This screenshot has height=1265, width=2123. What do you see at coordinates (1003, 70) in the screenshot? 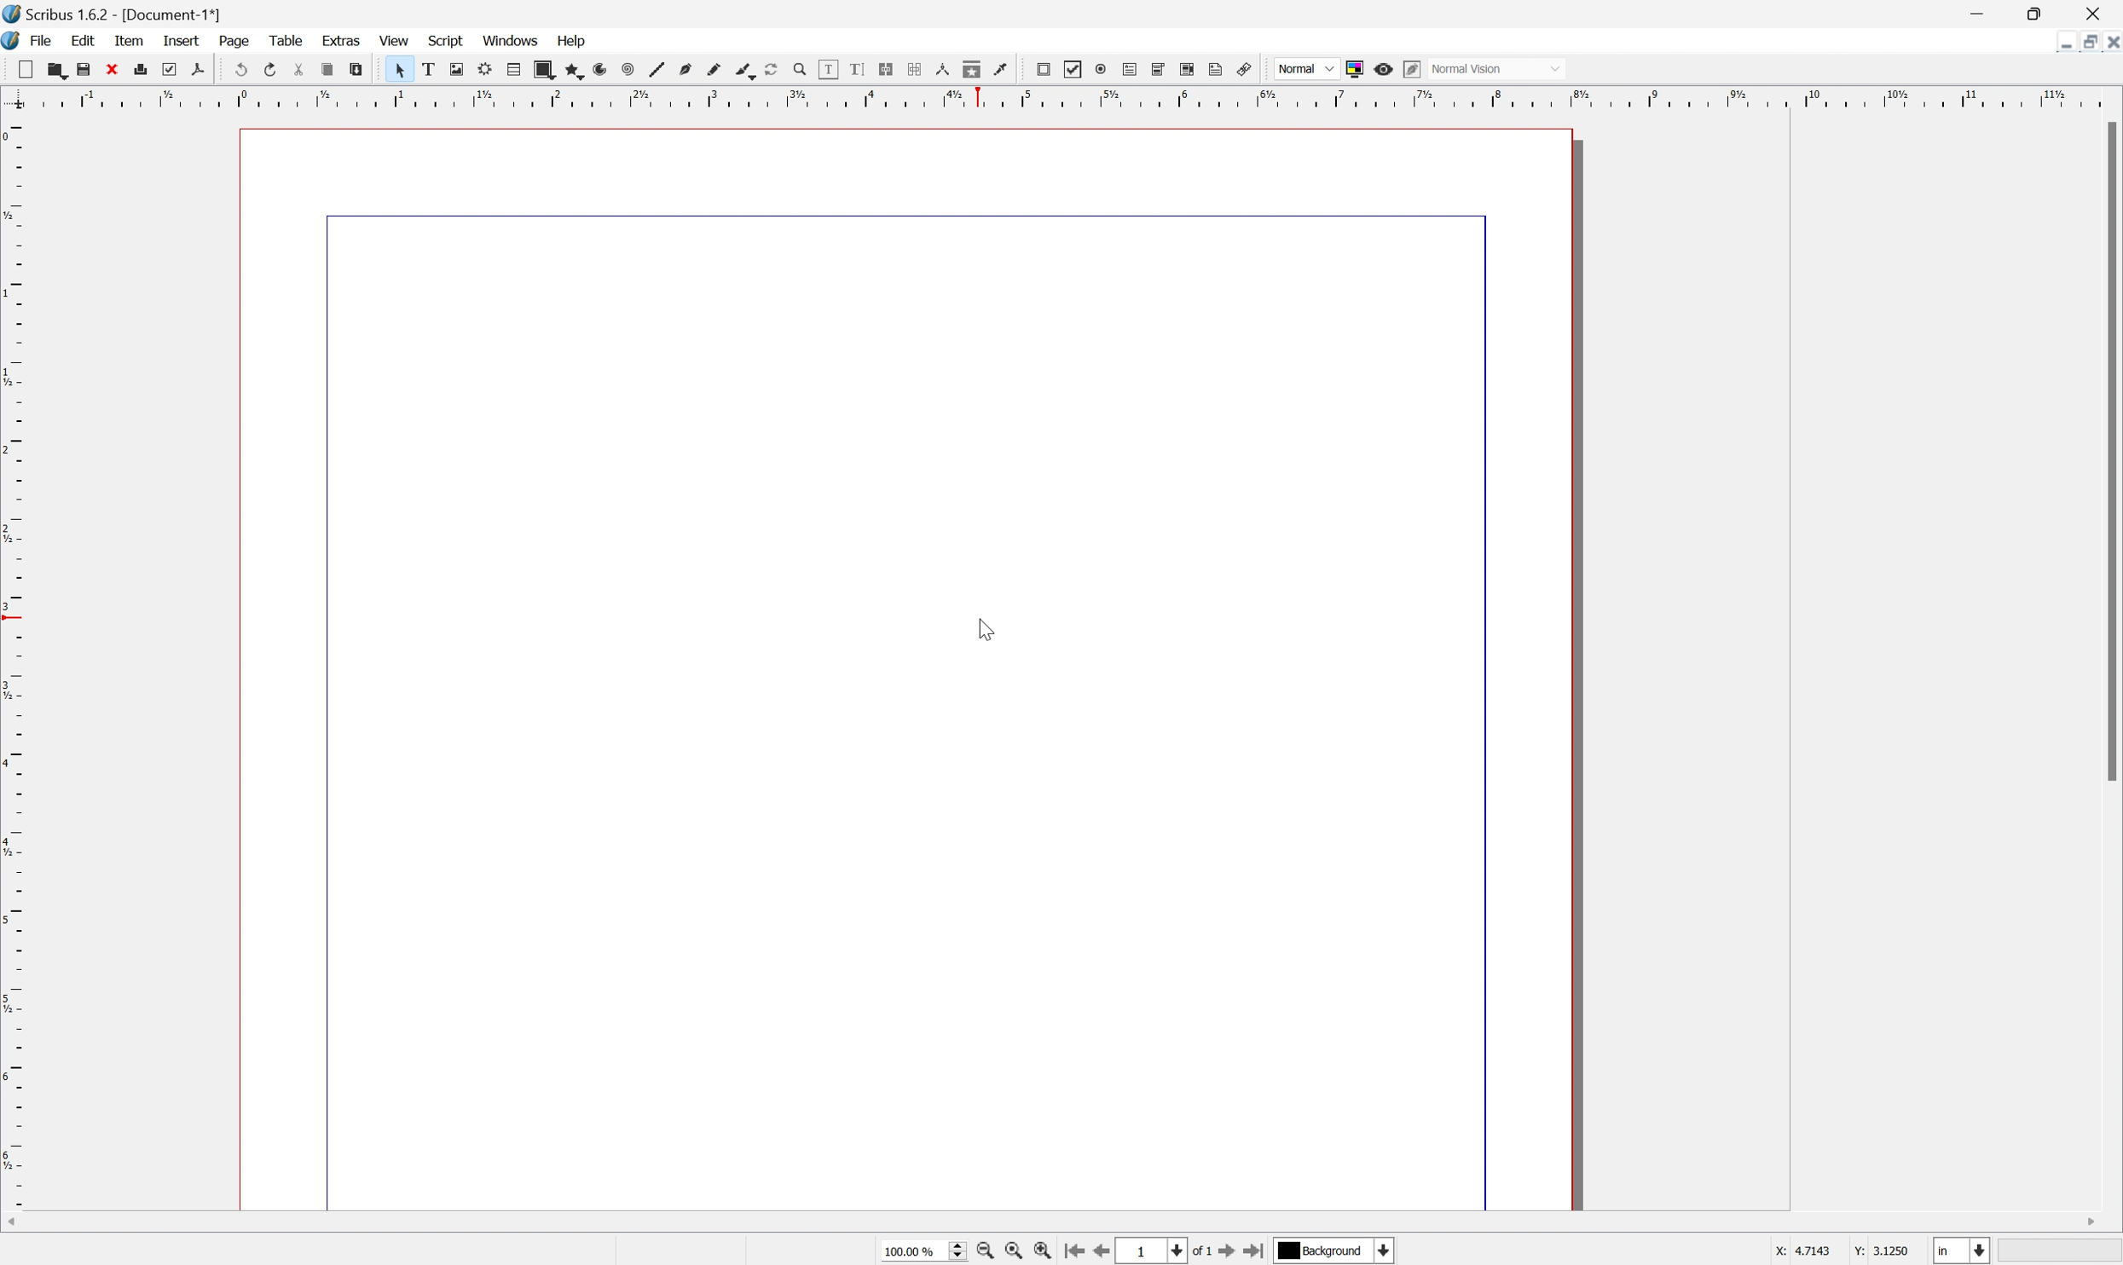
I see `Eye dropper` at bounding box center [1003, 70].